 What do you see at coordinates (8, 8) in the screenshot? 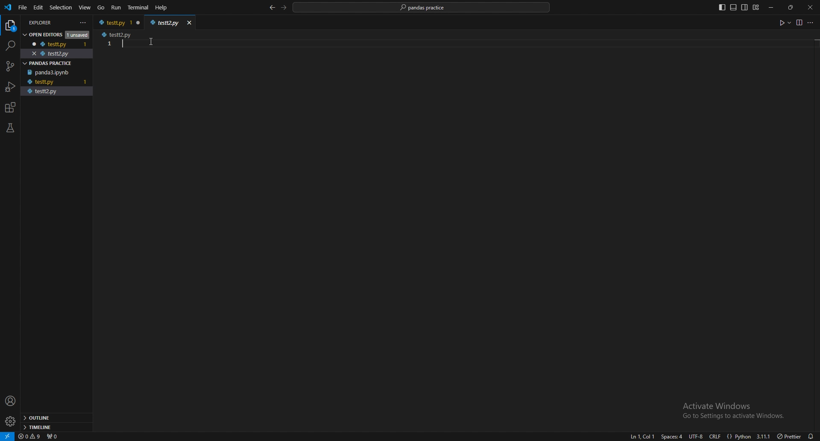
I see `vscode logo` at bounding box center [8, 8].